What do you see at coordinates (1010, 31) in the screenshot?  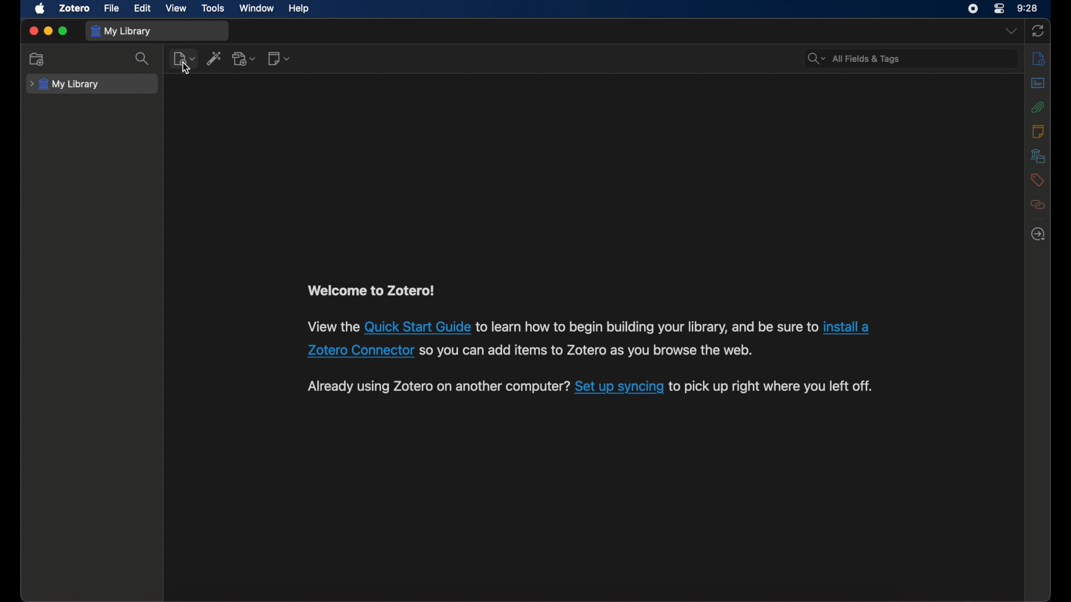 I see `dropdown` at bounding box center [1010, 31].